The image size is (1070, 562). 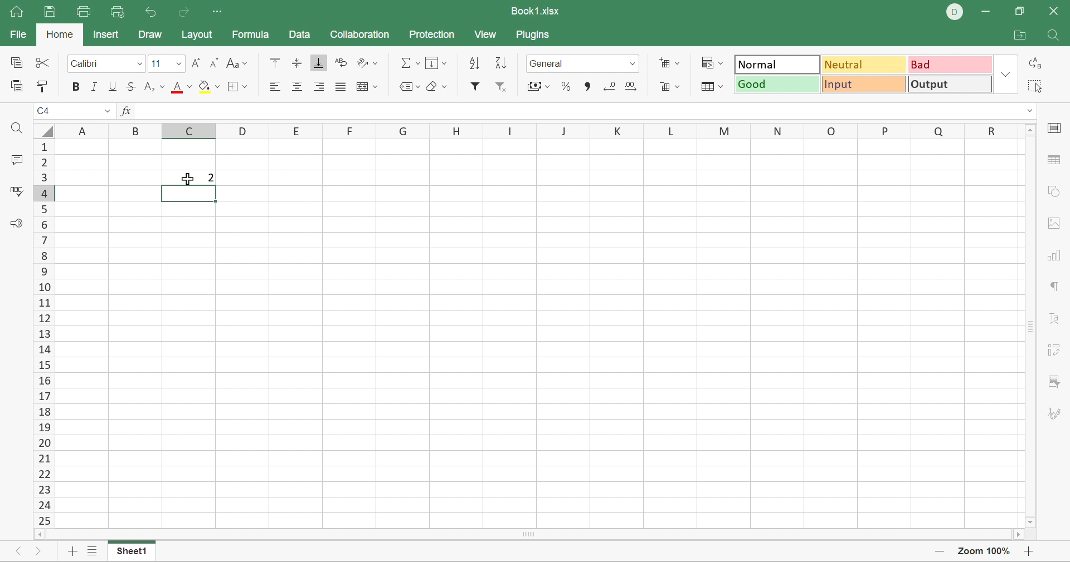 I want to click on Collaboration, so click(x=362, y=34).